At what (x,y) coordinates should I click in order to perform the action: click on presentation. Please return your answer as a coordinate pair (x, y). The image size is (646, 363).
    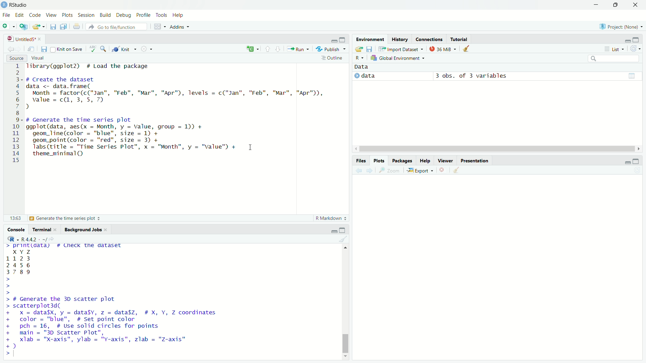
    Looking at the image, I should click on (475, 161).